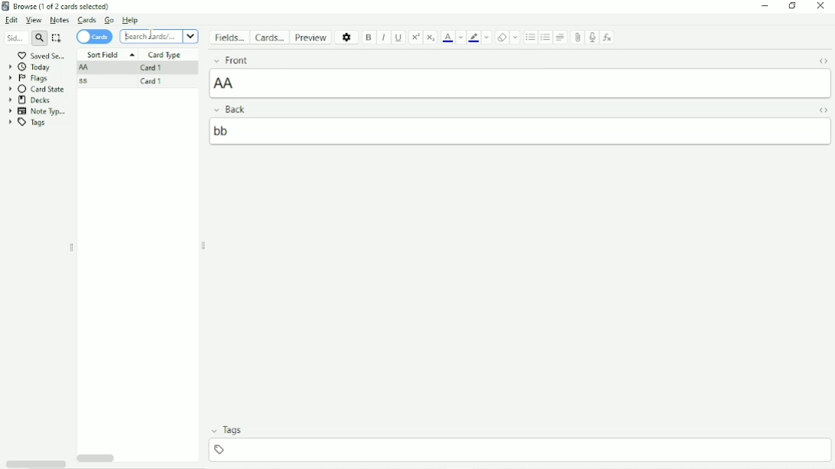 The height and width of the screenshot is (469, 835). What do you see at coordinates (608, 37) in the screenshot?
I see `Equations` at bounding box center [608, 37].